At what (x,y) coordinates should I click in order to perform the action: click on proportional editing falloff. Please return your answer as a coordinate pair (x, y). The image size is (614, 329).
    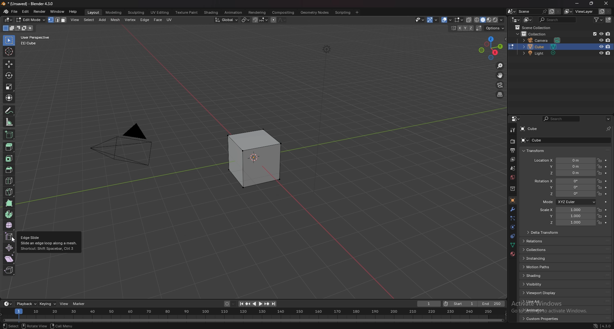
    Looking at the image, I should click on (282, 20).